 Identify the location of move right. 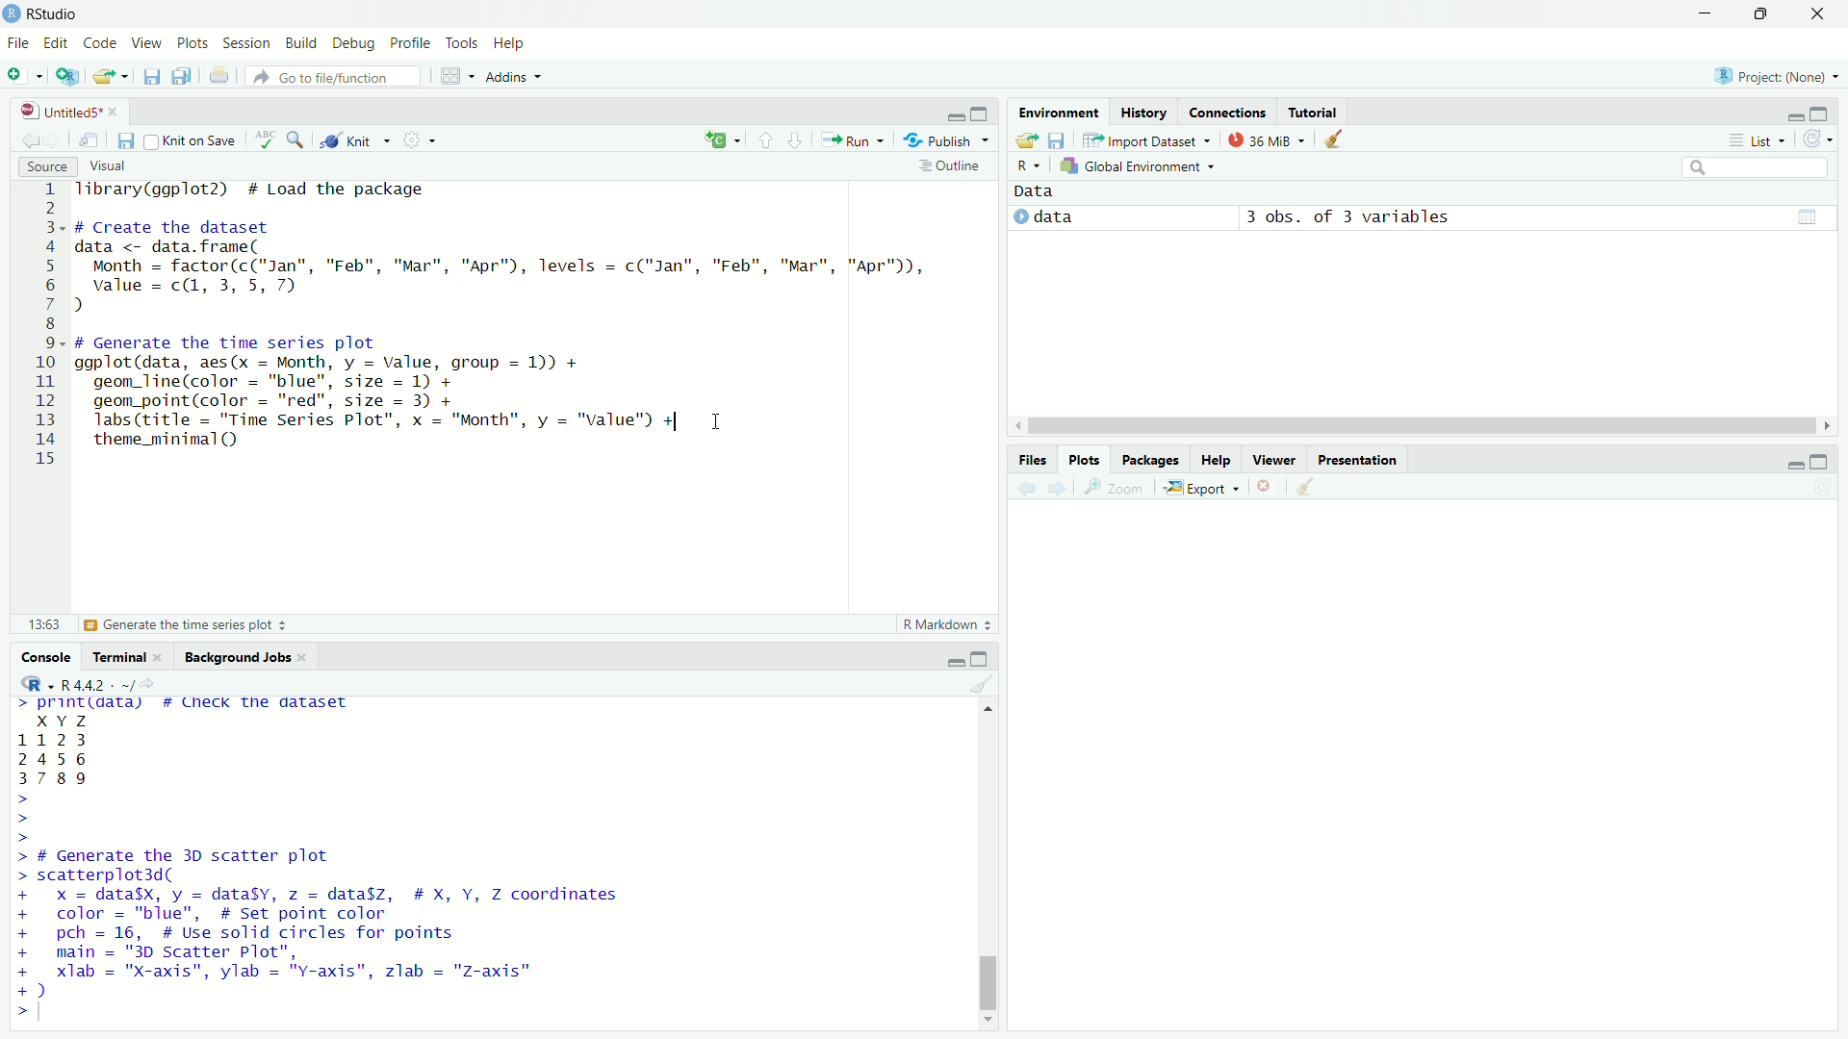
(1825, 424).